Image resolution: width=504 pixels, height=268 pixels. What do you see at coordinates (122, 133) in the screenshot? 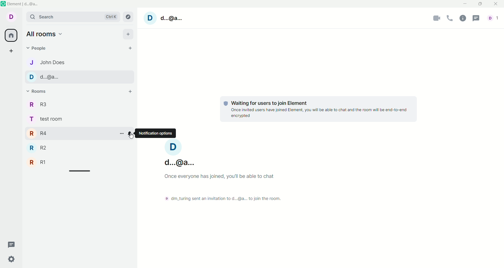
I see `room options` at bounding box center [122, 133].